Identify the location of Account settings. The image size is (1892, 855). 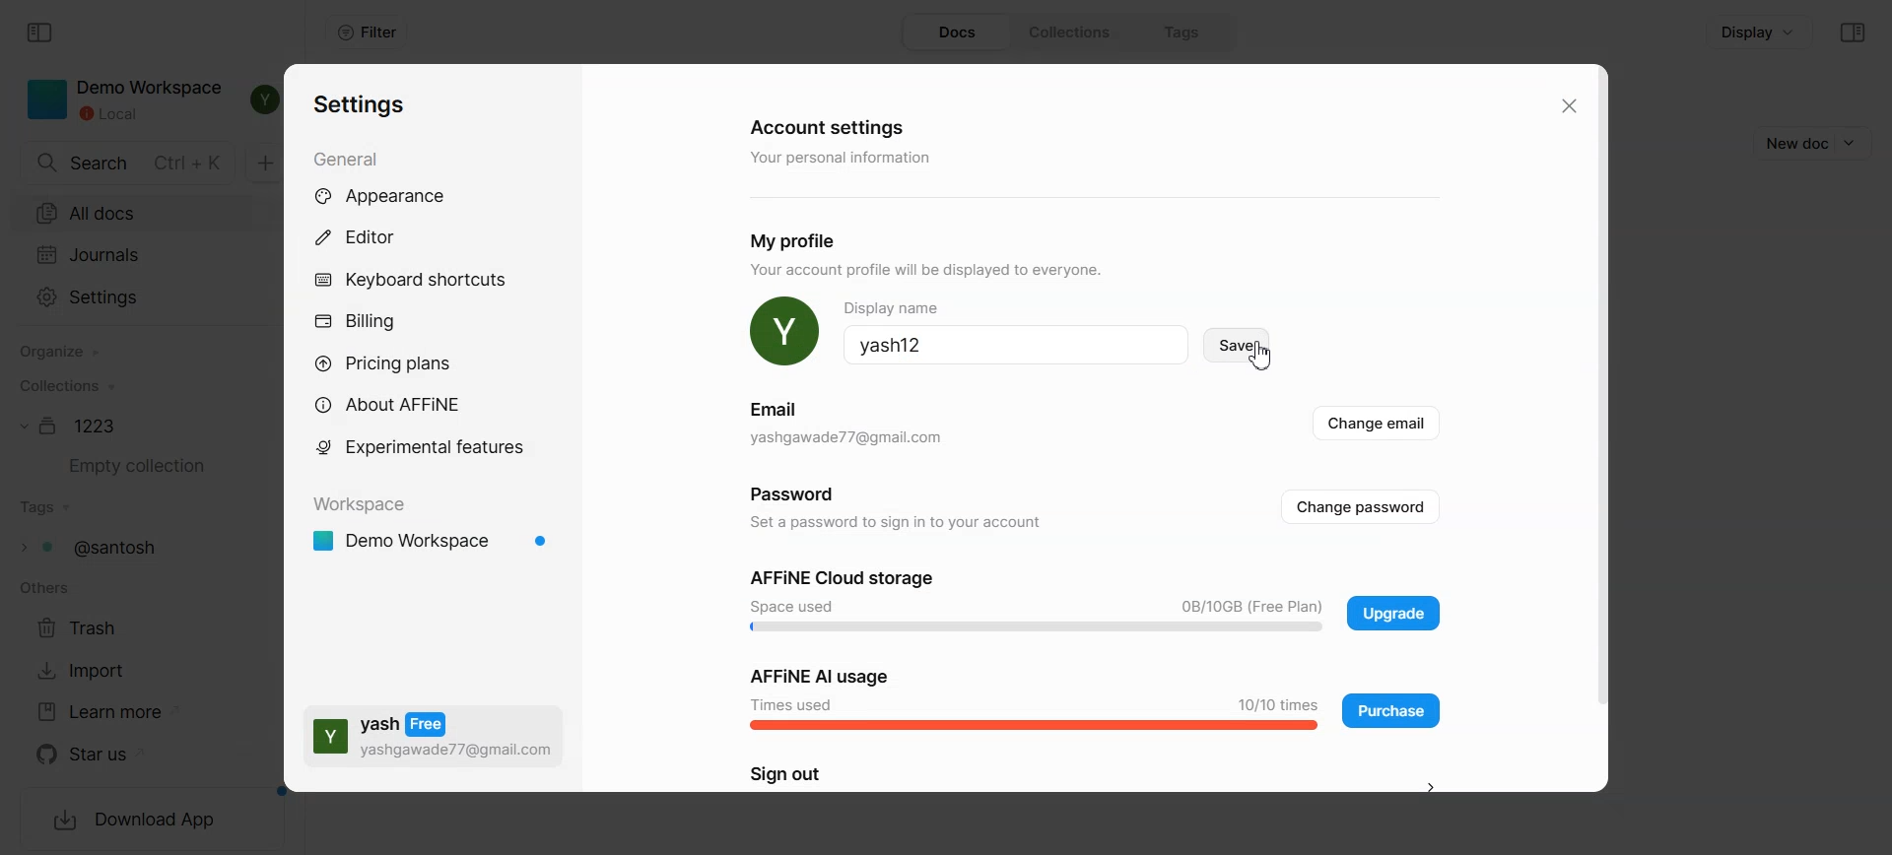
(831, 125).